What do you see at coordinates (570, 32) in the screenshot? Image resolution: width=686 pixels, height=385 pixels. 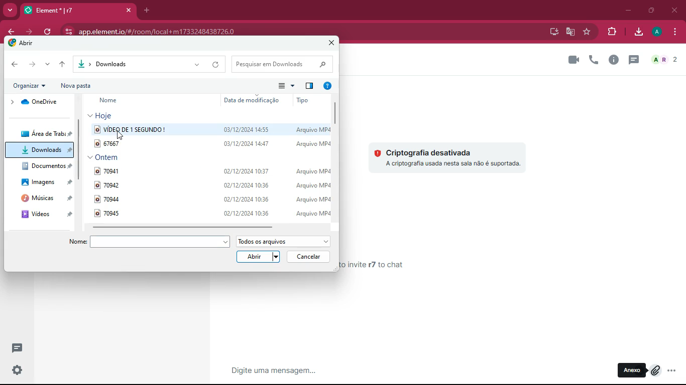 I see `google translate` at bounding box center [570, 32].